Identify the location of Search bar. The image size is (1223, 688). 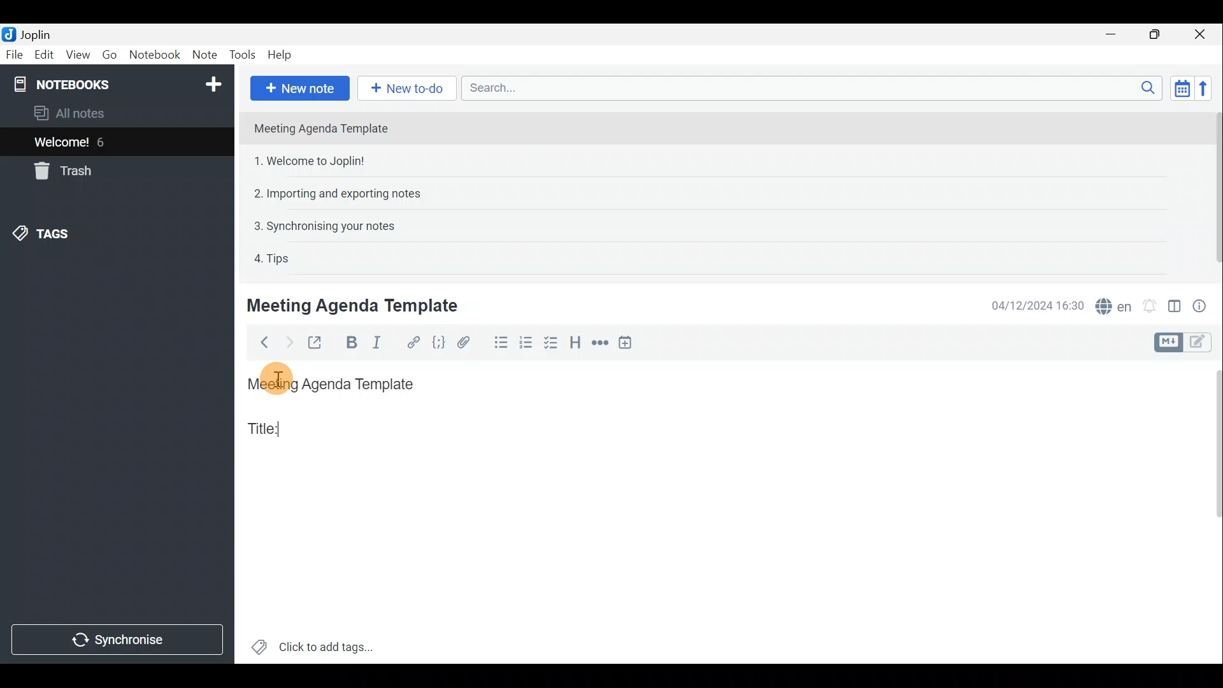
(808, 87).